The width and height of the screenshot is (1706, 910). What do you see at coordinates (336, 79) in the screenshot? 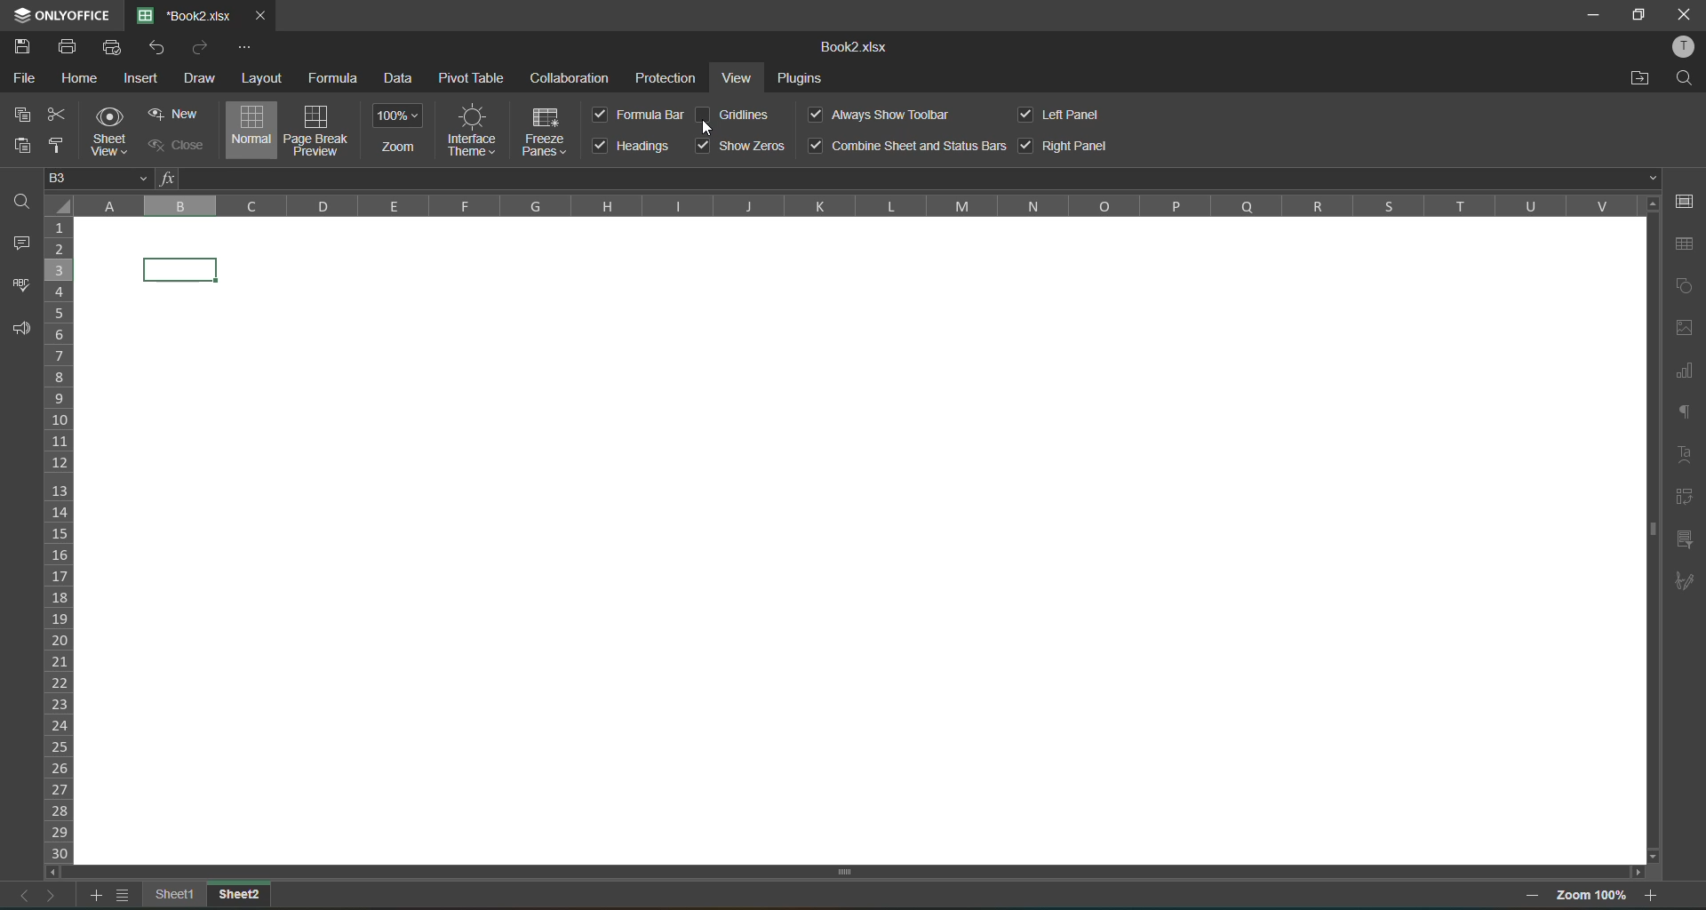
I see `formula` at bounding box center [336, 79].